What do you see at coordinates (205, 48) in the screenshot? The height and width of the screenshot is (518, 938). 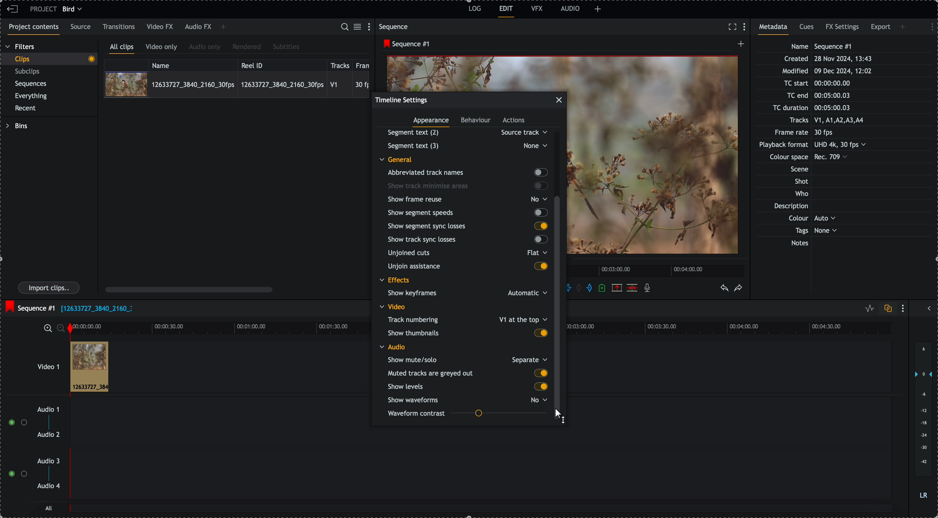 I see `audio only` at bounding box center [205, 48].